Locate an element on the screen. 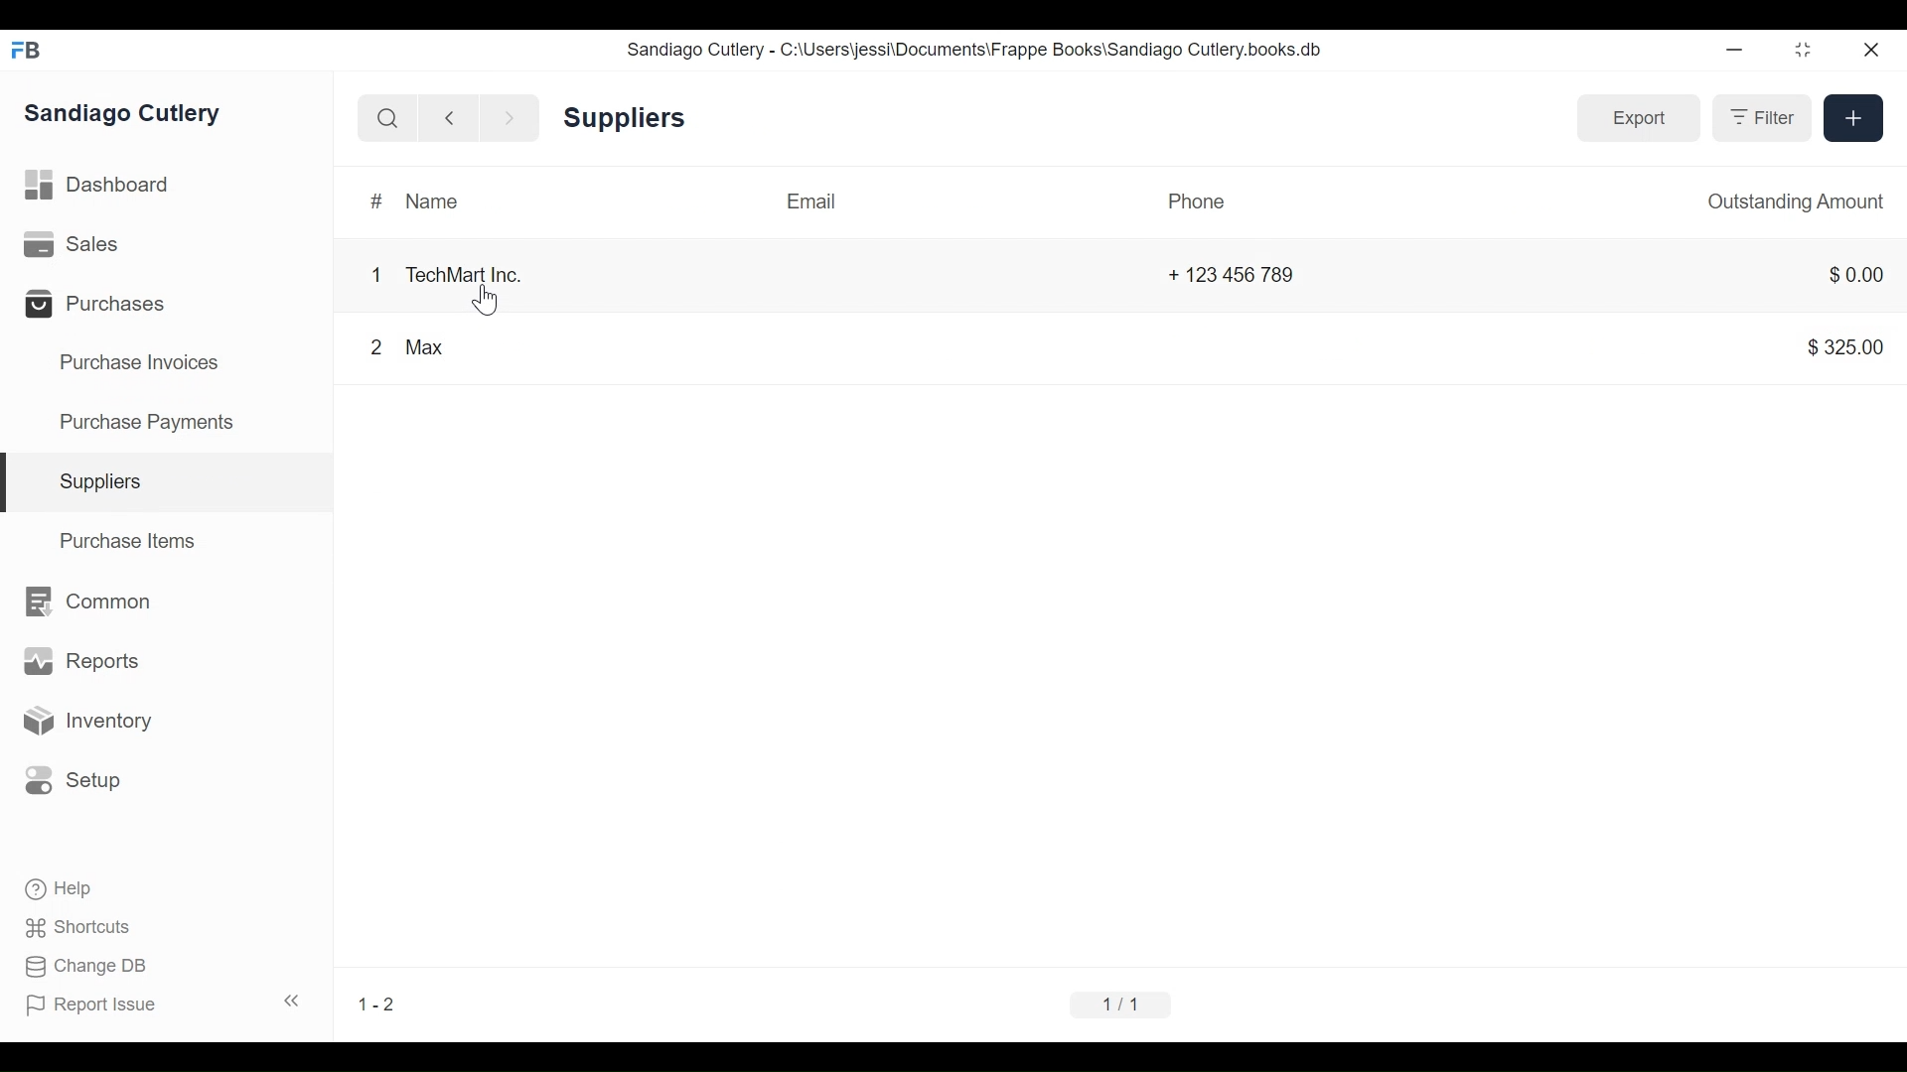 The height and width of the screenshot is (1072, 1907). Common is located at coordinates (101, 604).